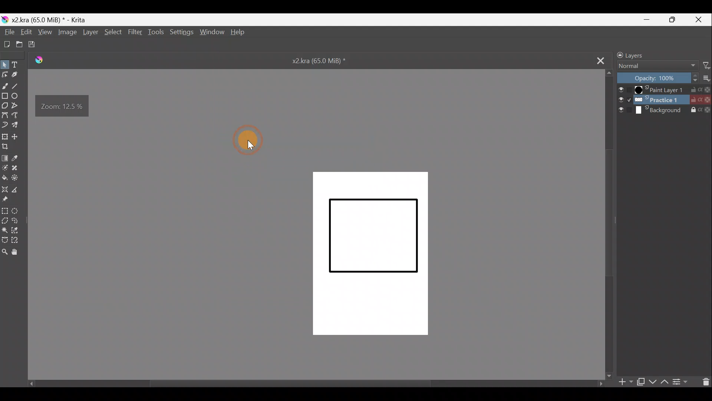  What do you see at coordinates (606, 226) in the screenshot?
I see `Scroll bar` at bounding box center [606, 226].